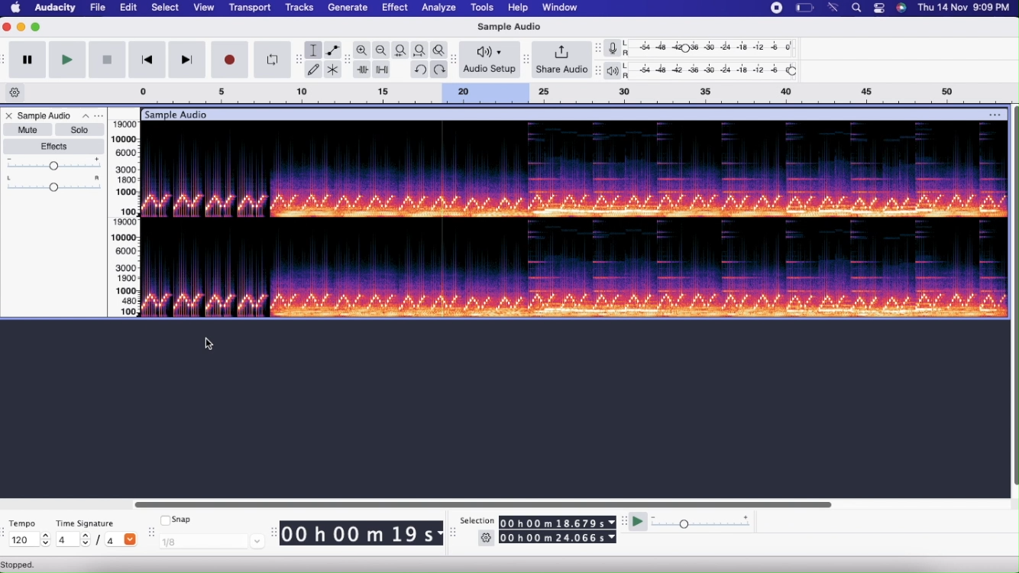 The image size is (1019, 573). What do you see at coordinates (348, 8) in the screenshot?
I see `Generate` at bounding box center [348, 8].